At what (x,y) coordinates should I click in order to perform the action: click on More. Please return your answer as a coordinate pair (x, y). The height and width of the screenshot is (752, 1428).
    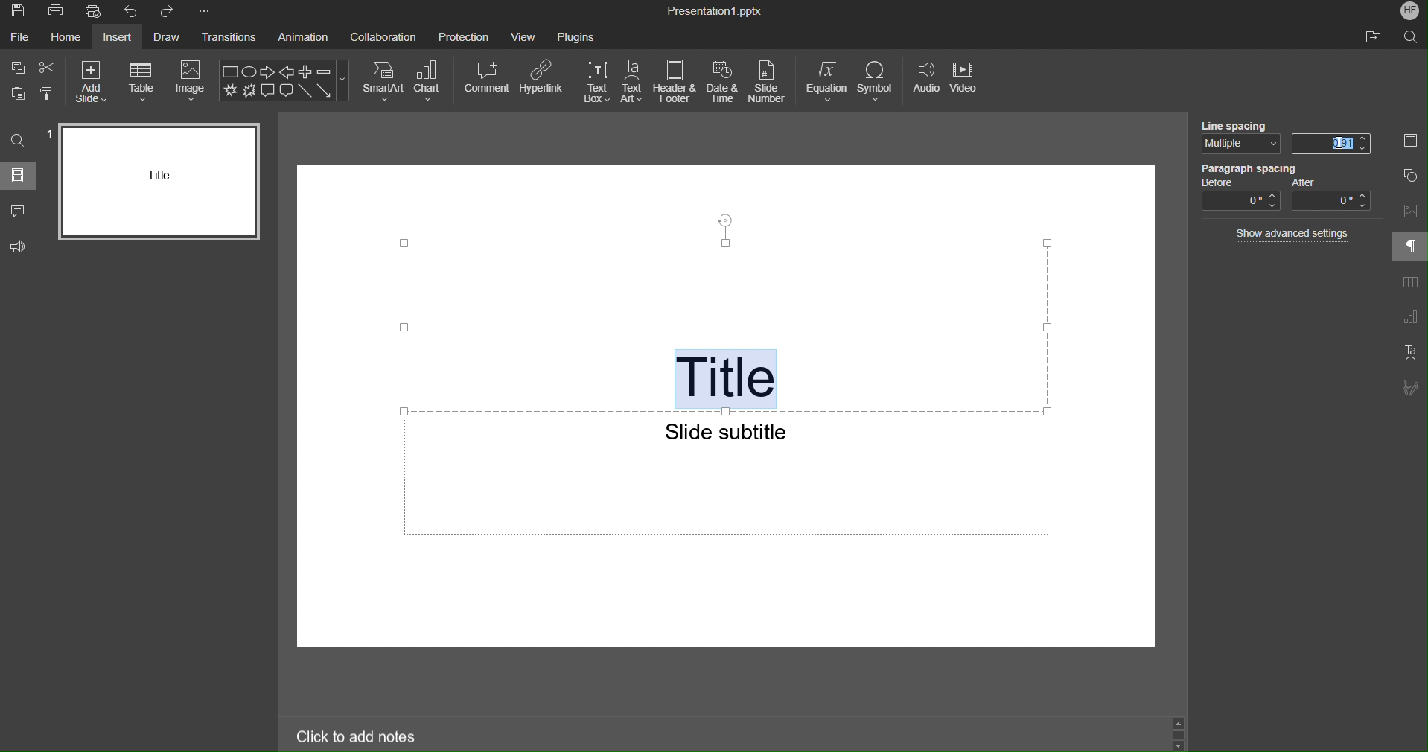
    Looking at the image, I should click on (208, 13).